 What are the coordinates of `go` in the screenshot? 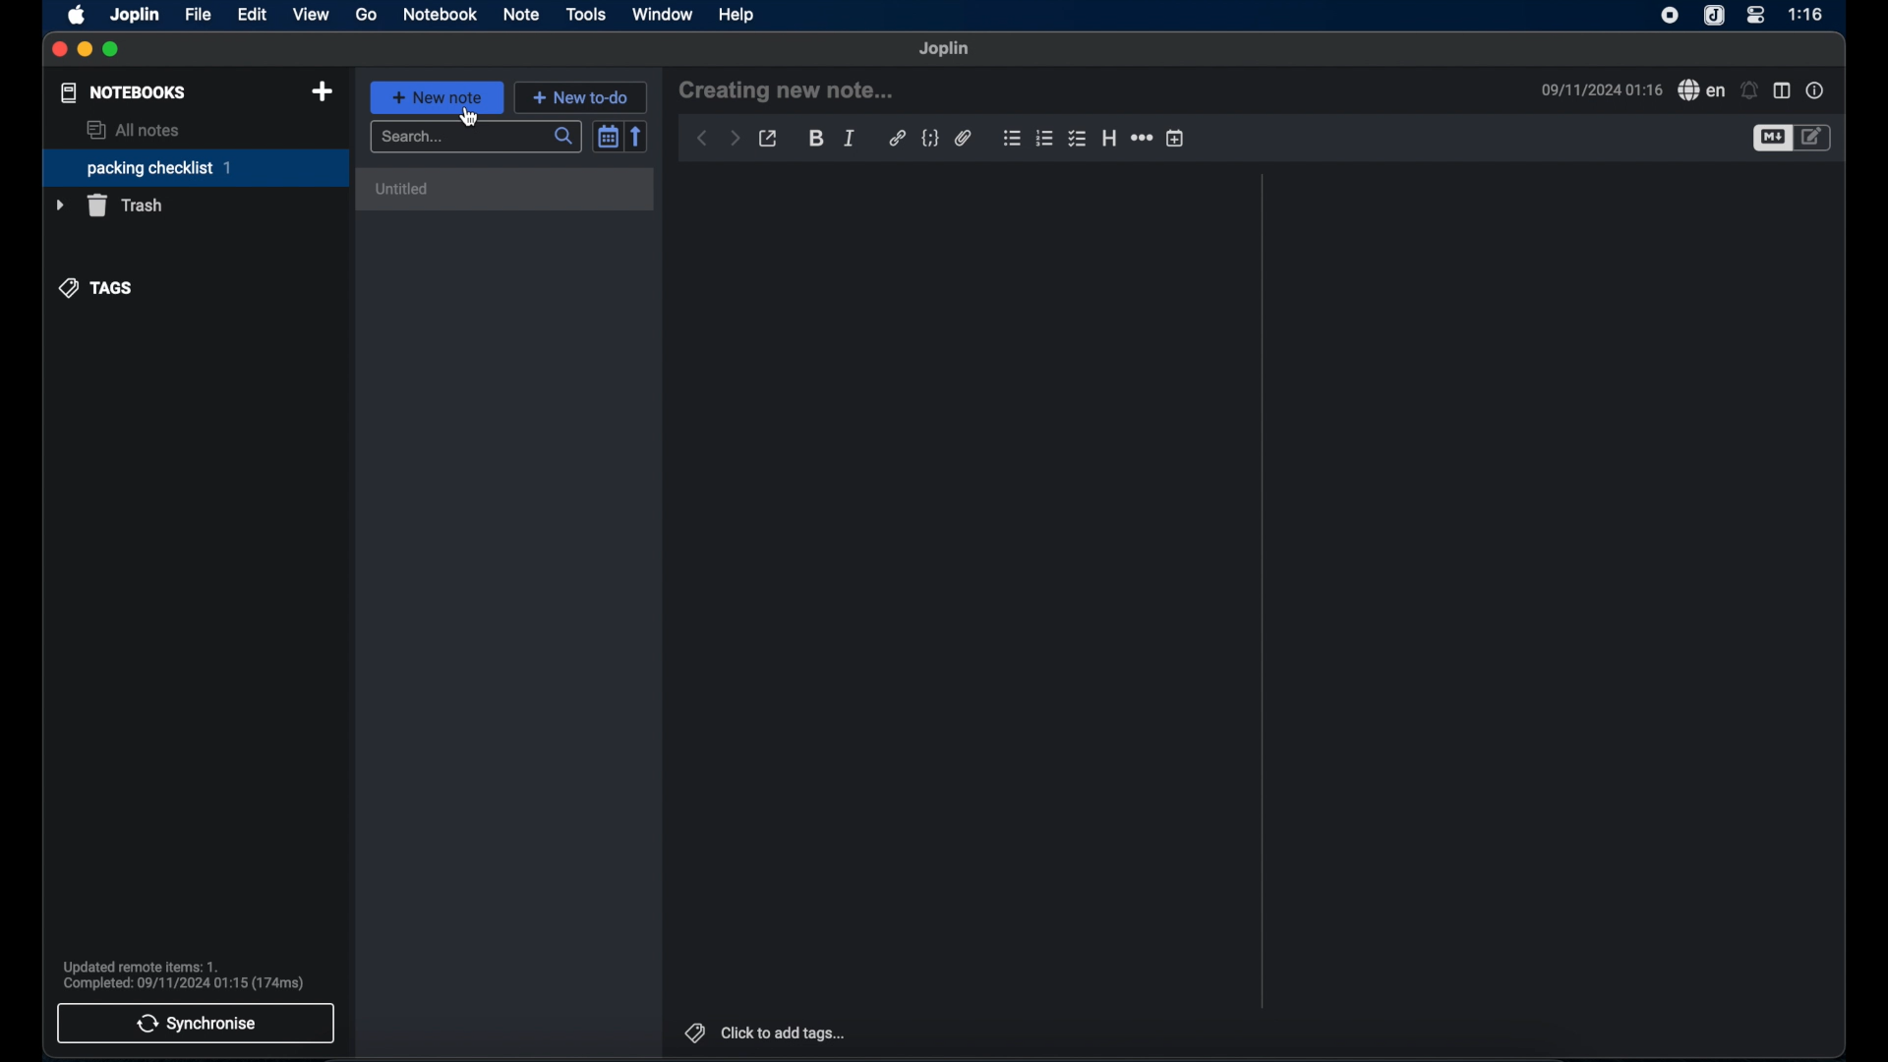 It's located at (366, 15).